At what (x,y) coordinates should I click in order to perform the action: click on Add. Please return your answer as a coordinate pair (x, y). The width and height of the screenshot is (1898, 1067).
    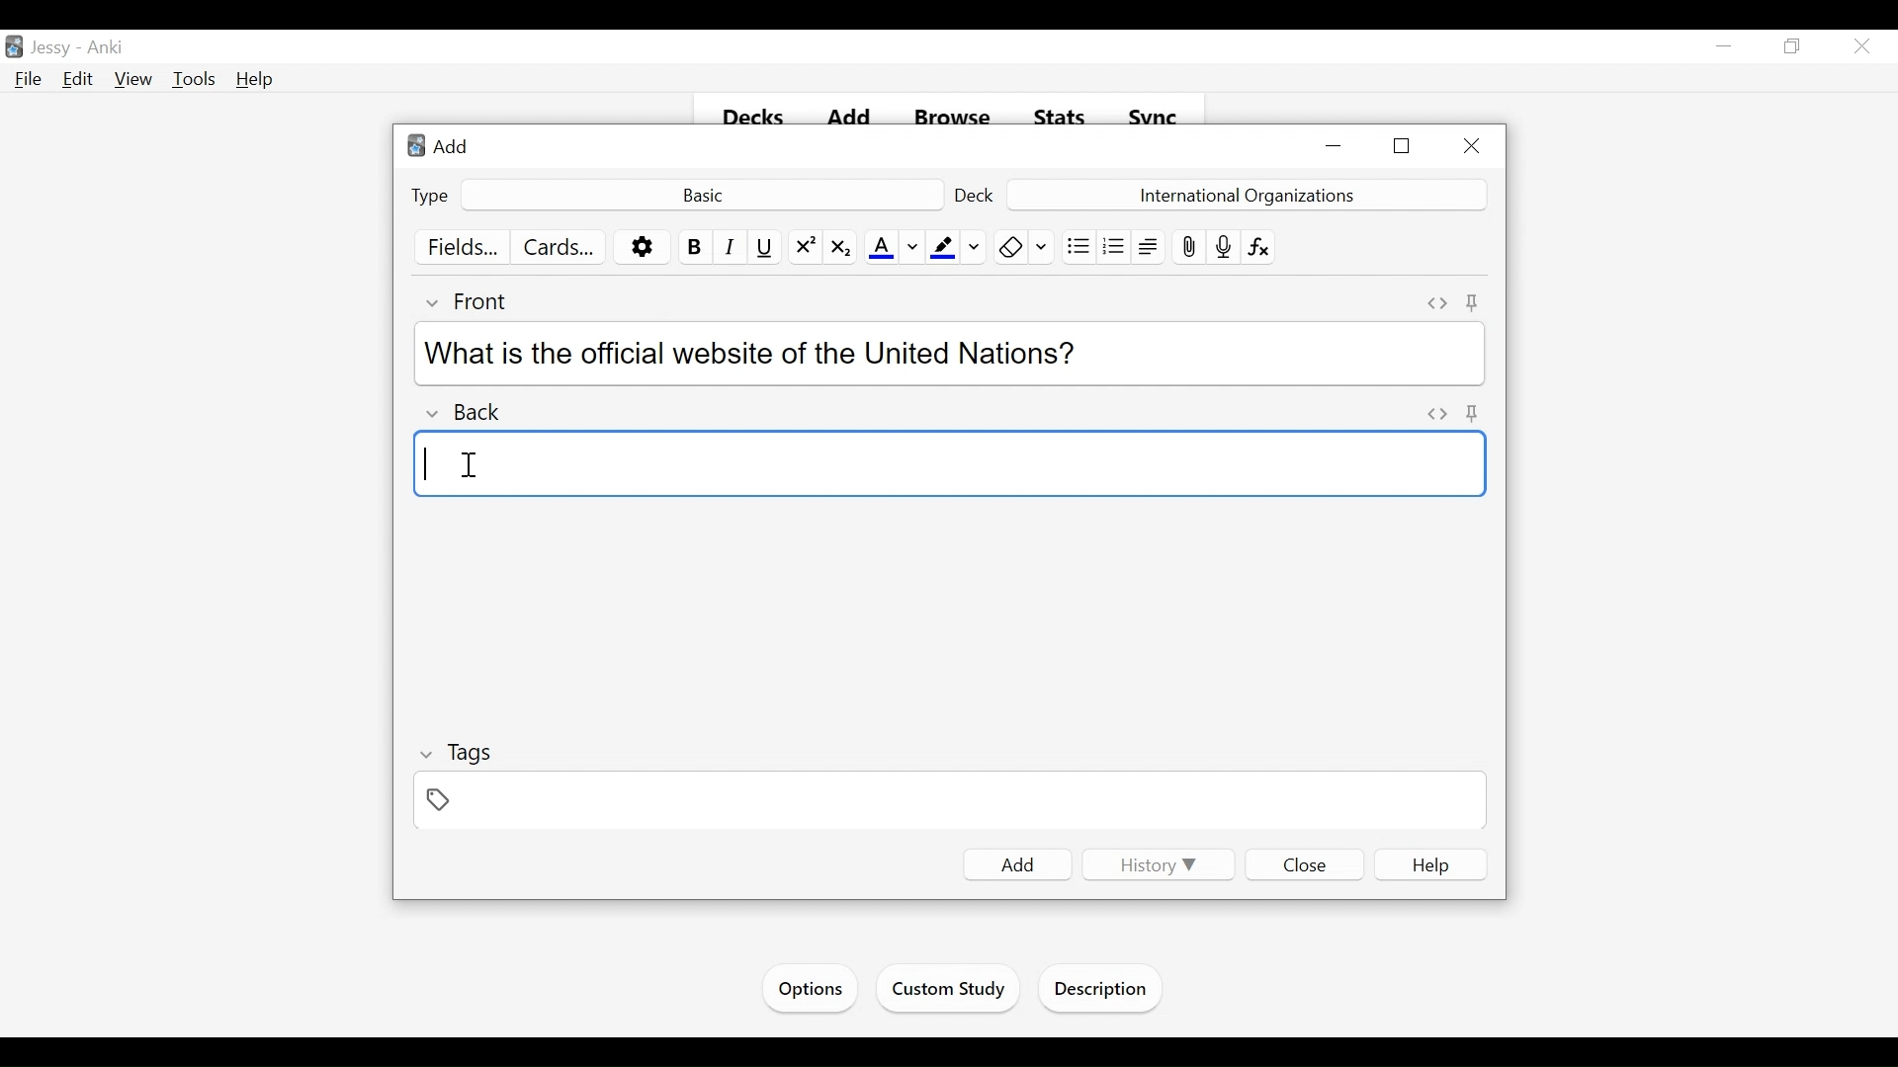
    Looking at the image, I should click on (453, 147).